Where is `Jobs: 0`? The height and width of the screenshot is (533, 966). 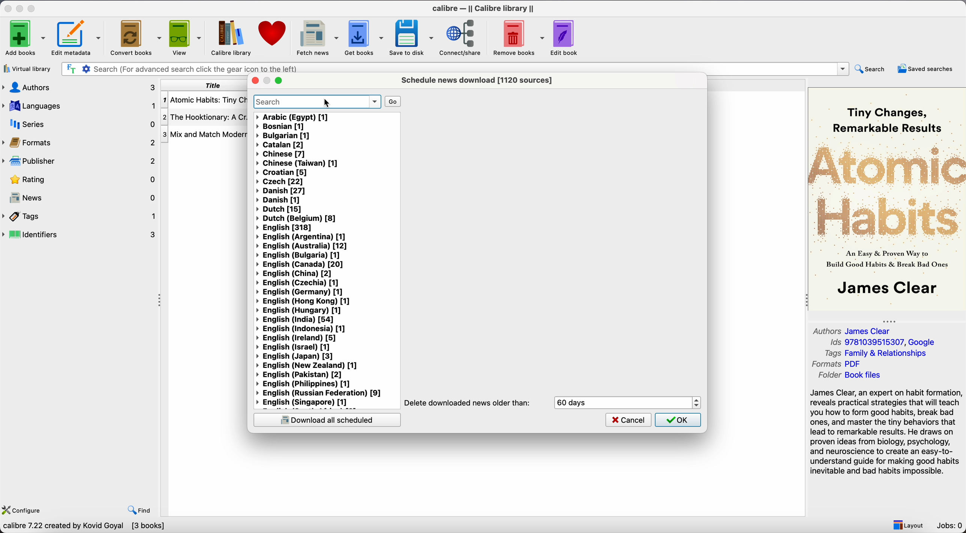 Jobs: 0 is located at coordinates (950, 526).